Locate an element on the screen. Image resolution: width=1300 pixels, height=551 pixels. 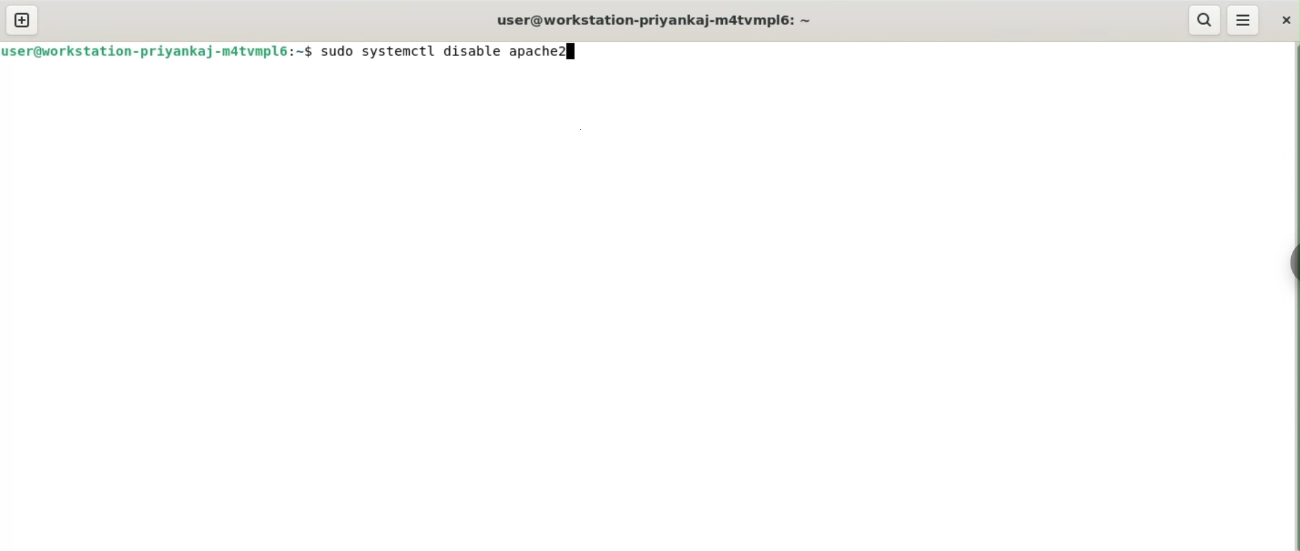
close is located at coordinates (1284, 20).